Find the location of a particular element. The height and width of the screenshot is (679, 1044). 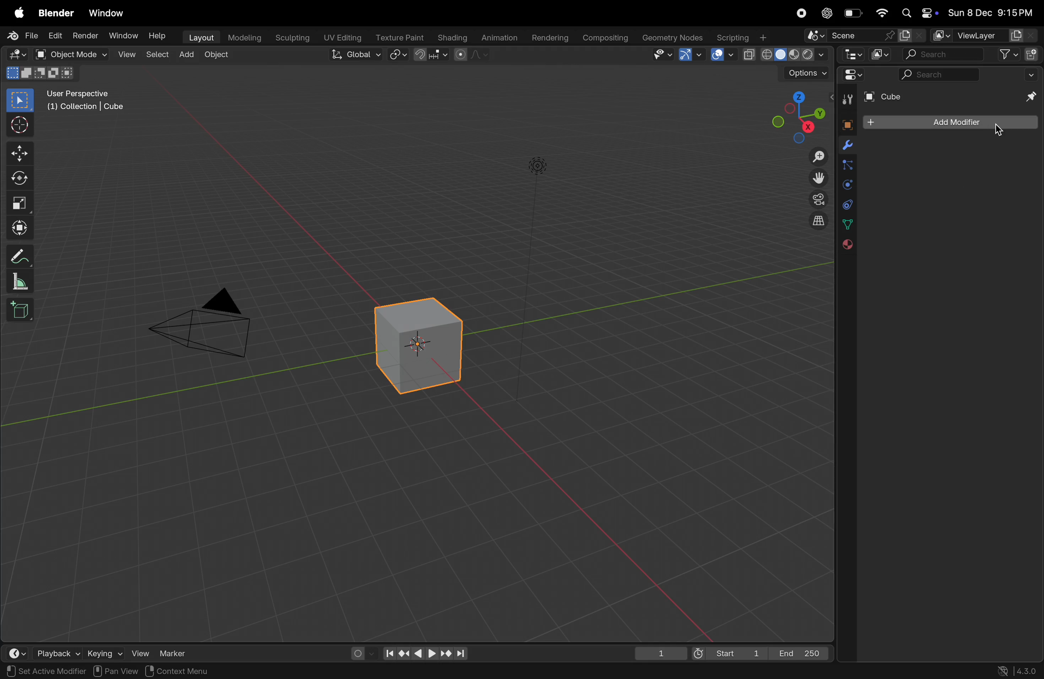

rendering is located at coordinates (549, 38).